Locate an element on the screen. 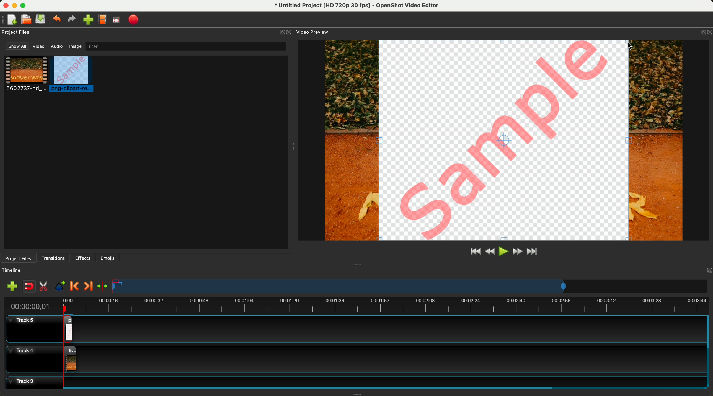  filter is located at coordinates (184, 46).